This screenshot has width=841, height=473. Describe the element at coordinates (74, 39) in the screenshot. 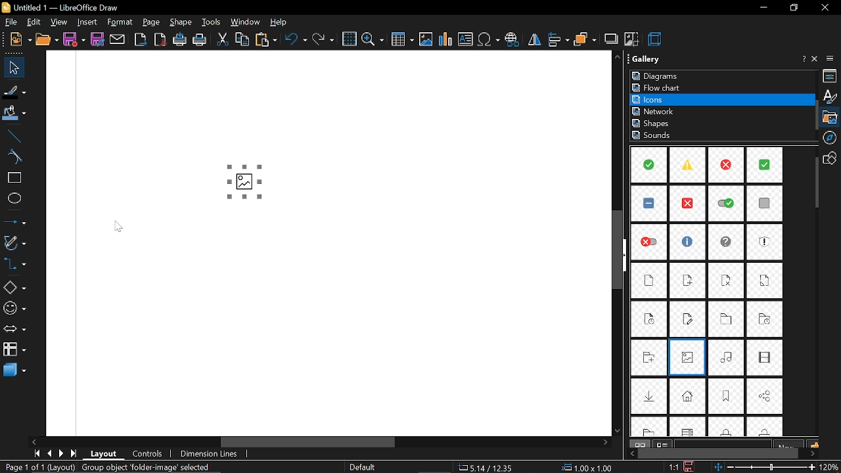

I see `save` at that location.